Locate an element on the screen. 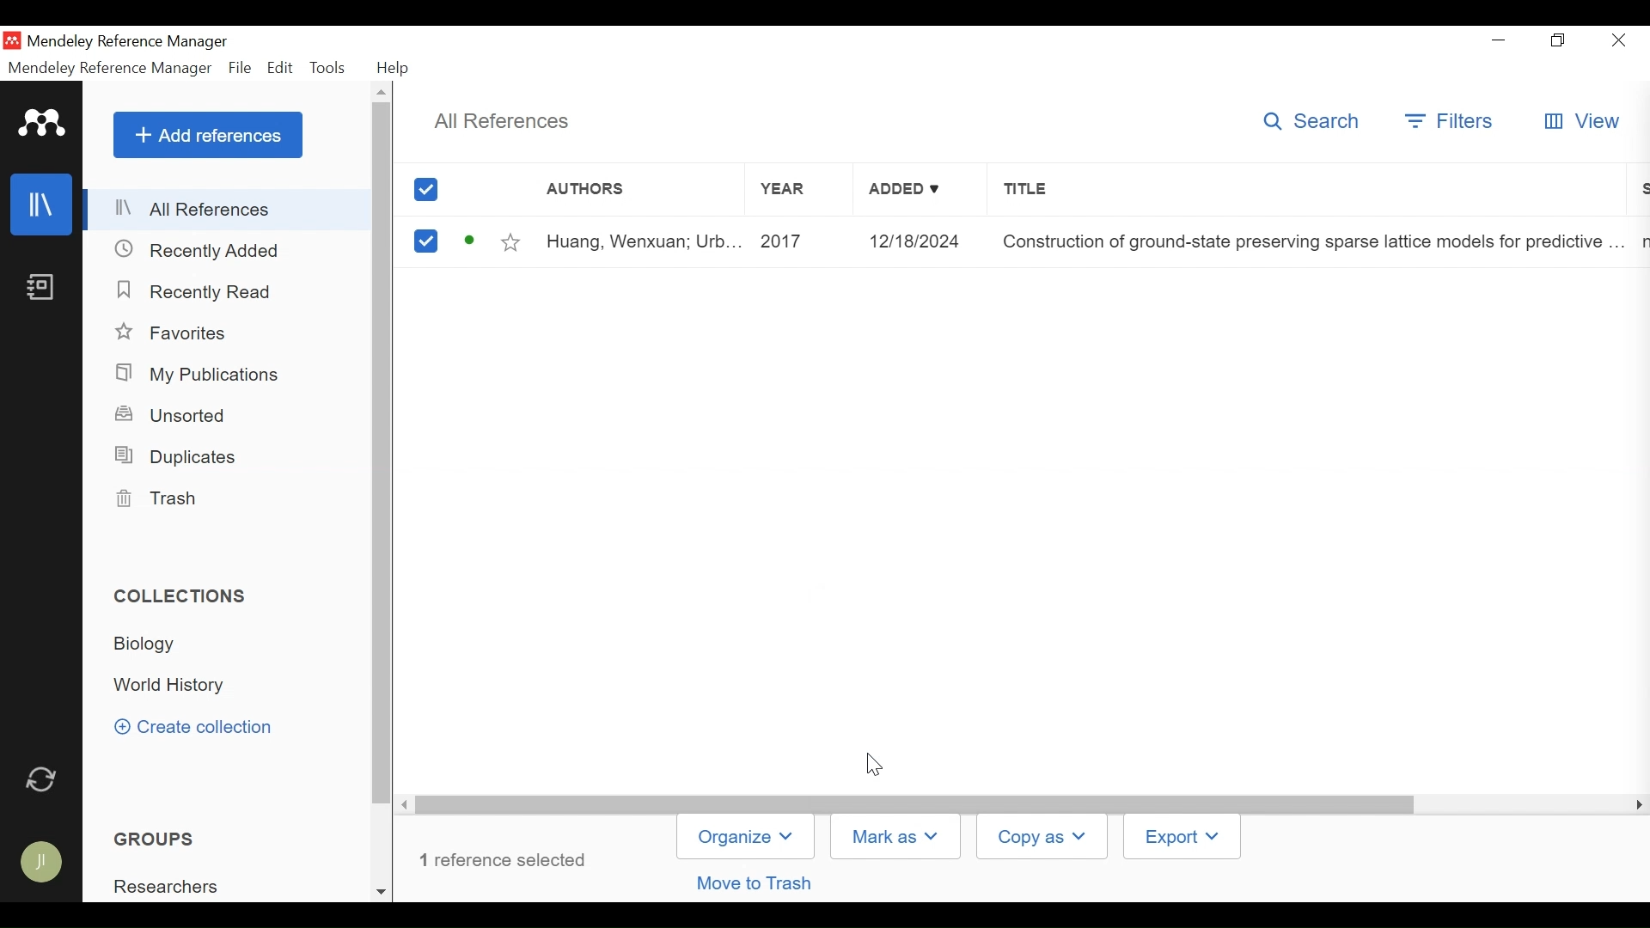 The width and height of the screenshot is (1650, 928). View is located at coordinates (1581, 123).